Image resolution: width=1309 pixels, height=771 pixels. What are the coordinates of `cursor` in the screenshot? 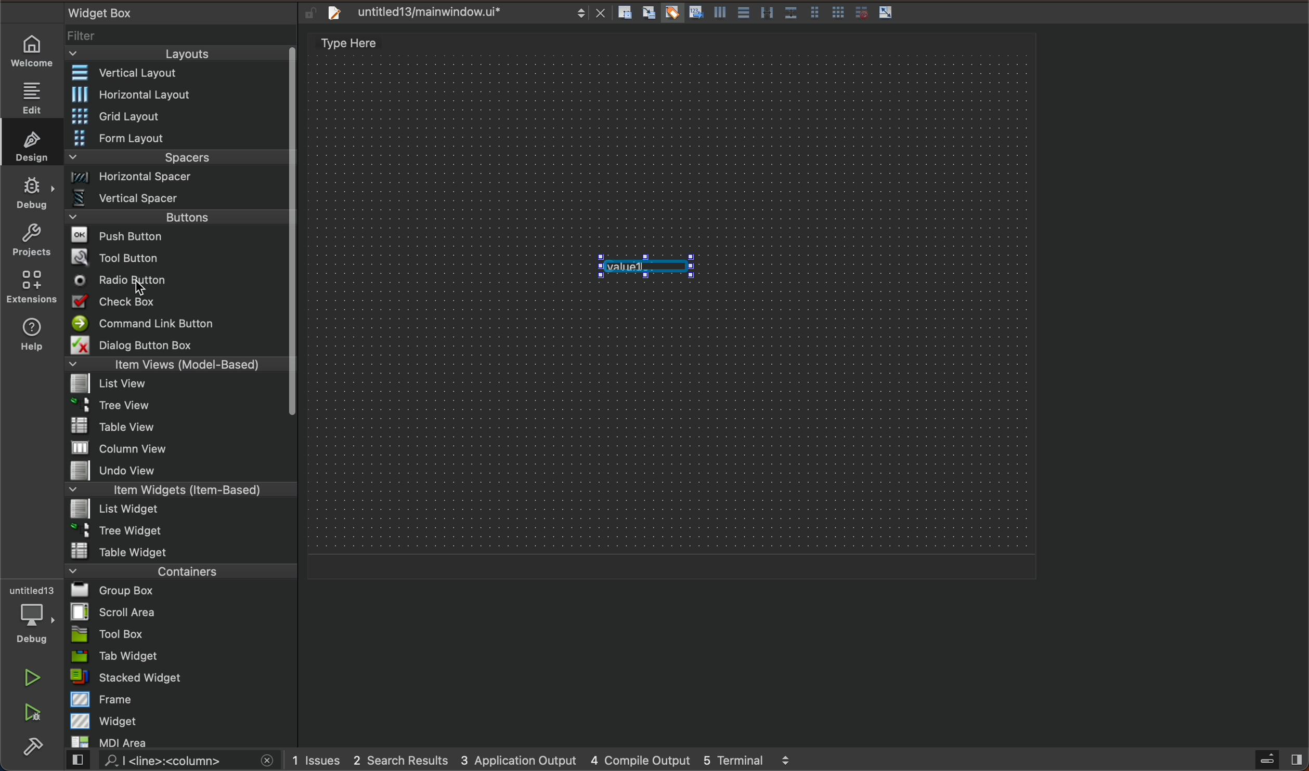 It's located at (141, 294).